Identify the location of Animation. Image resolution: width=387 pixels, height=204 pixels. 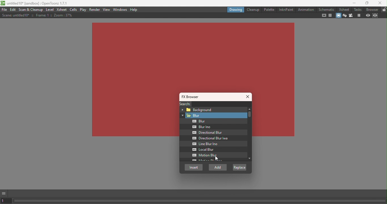
(305, 10).